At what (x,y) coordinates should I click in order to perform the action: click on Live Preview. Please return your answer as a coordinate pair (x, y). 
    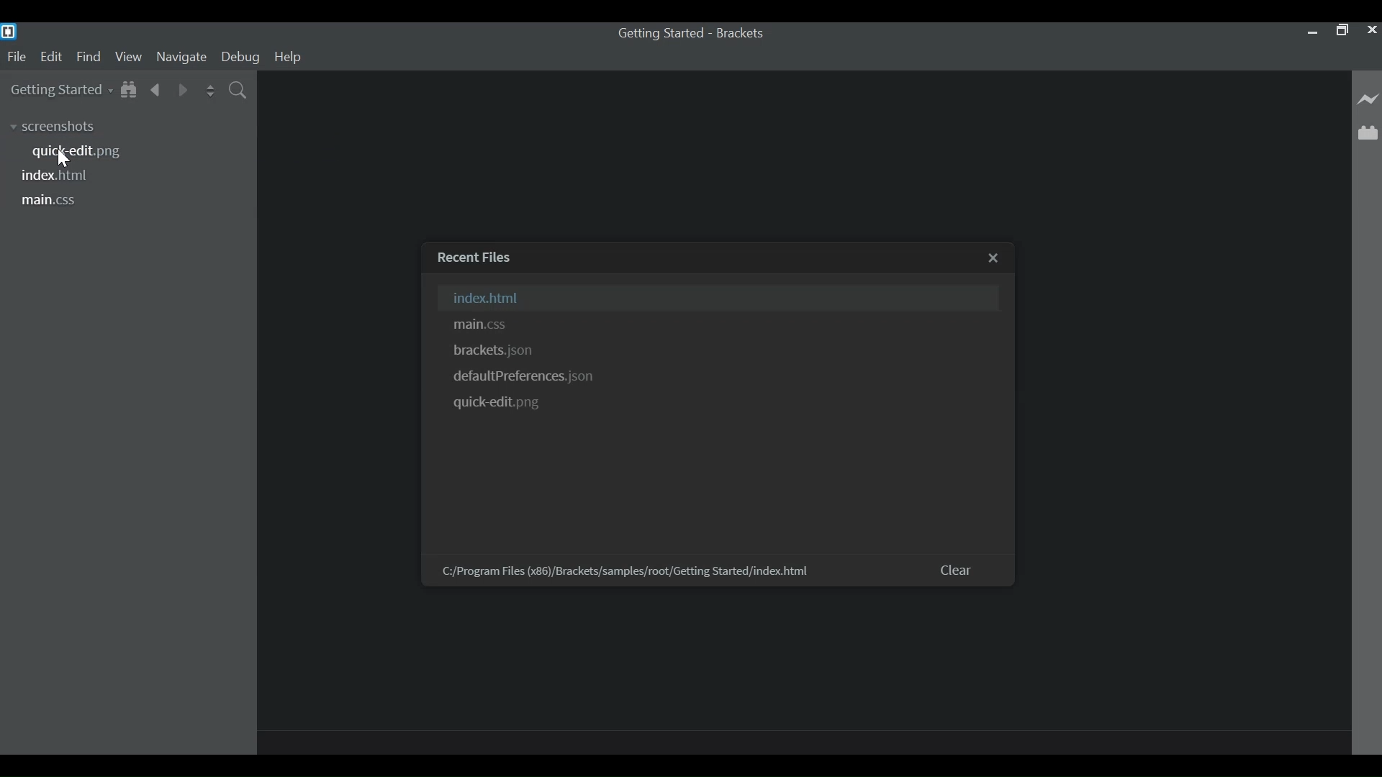
    Looking at the image, I should click on (1368, 99).